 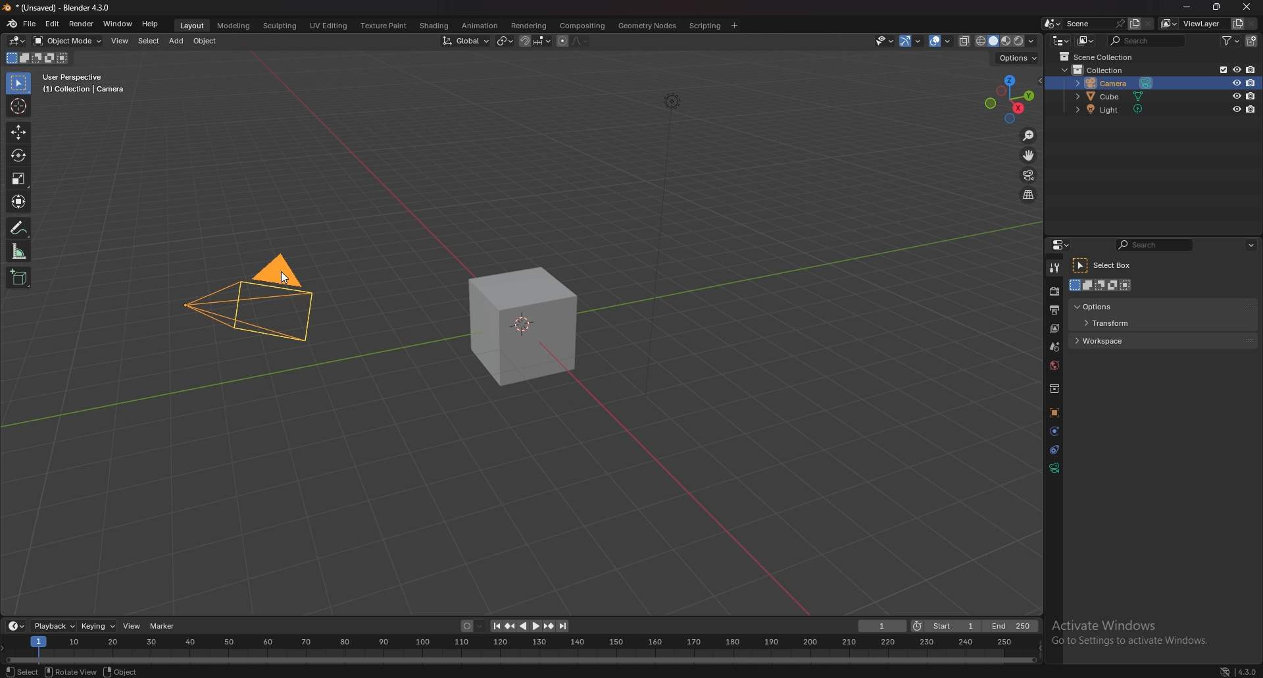 I want to click on display mode, so click(x=1085, y=41).